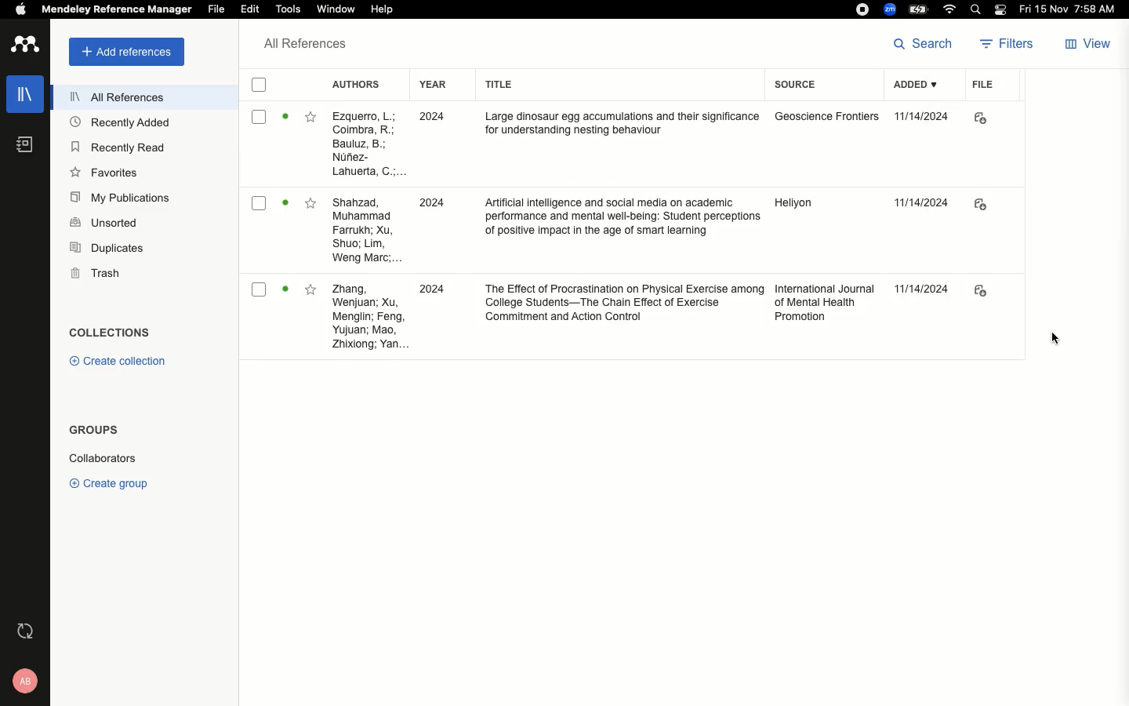 This screenshot has width=1129, height=706. I want to click on Shahzad,
Muhammad
Farrukh; Xu,
Shuo; Lim,, so click(365, 144).